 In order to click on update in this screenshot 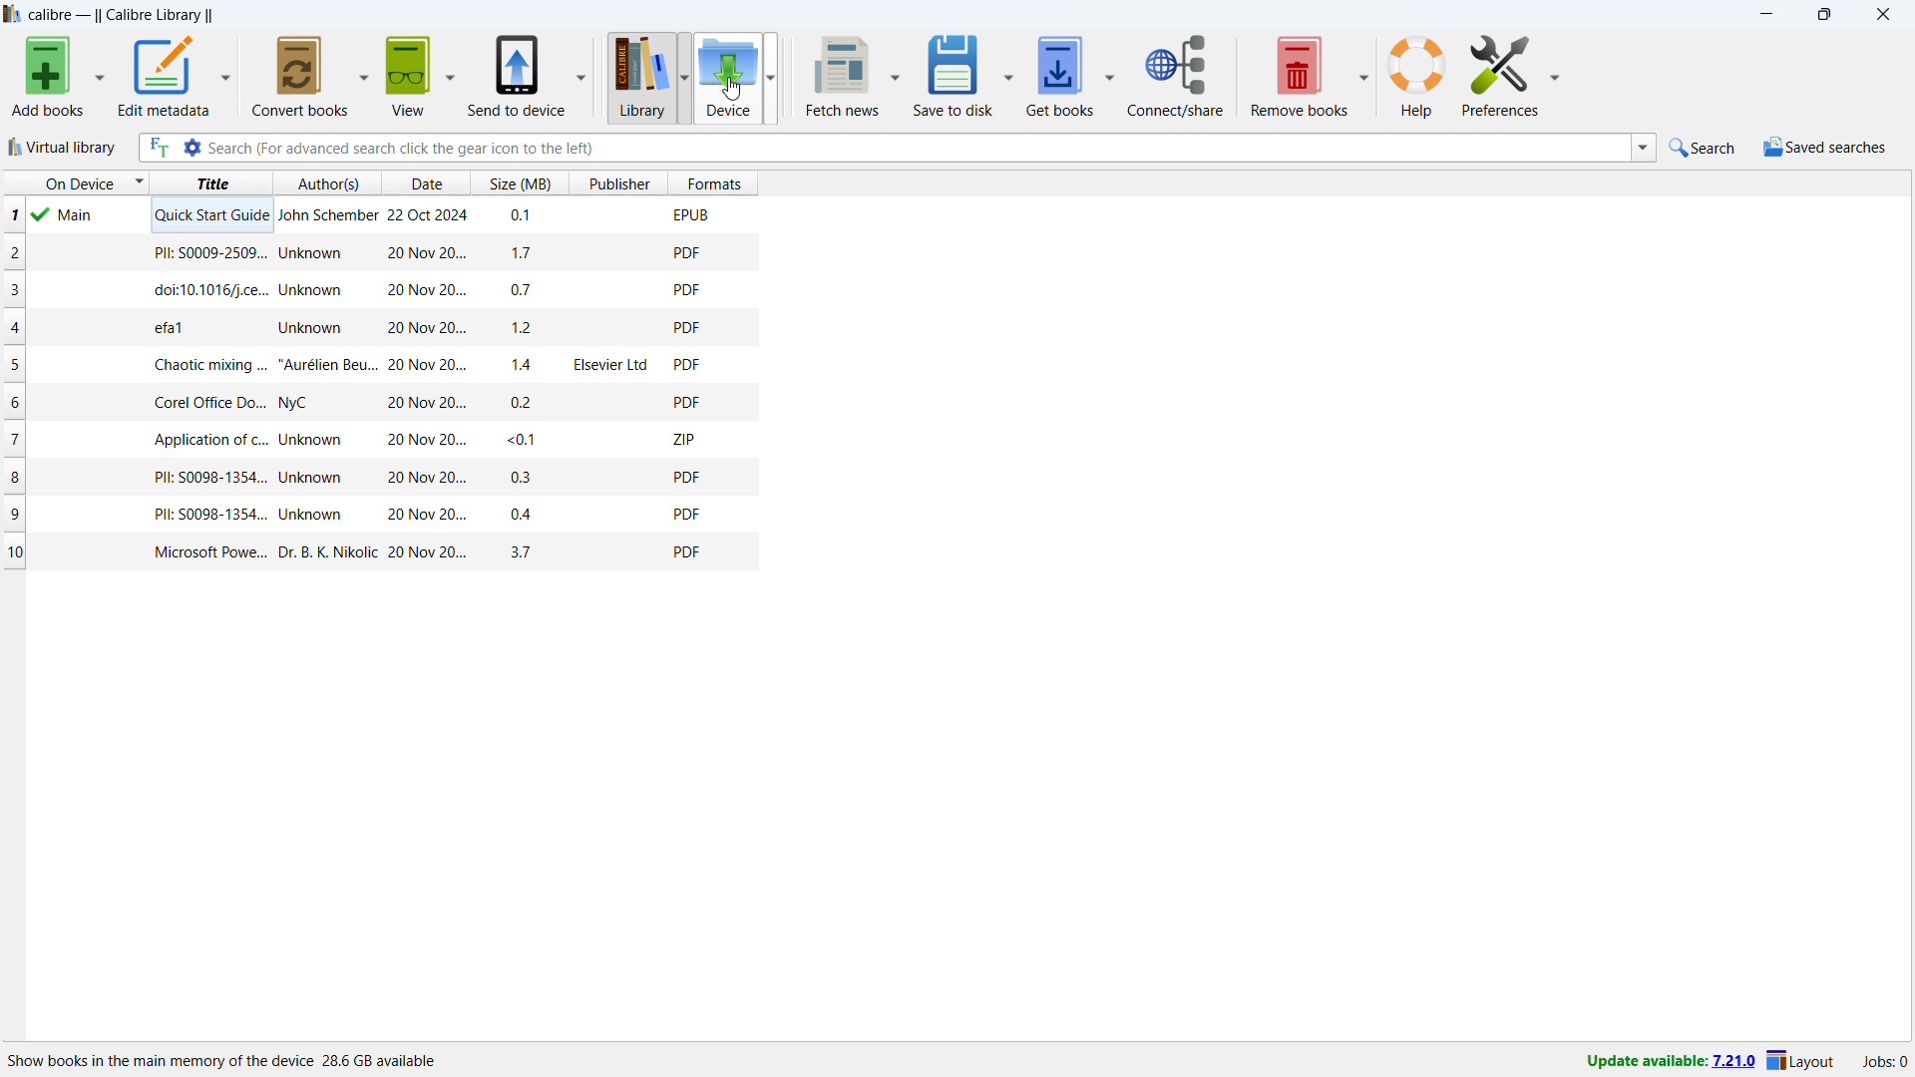, I will do `click(1669, 1062)`.